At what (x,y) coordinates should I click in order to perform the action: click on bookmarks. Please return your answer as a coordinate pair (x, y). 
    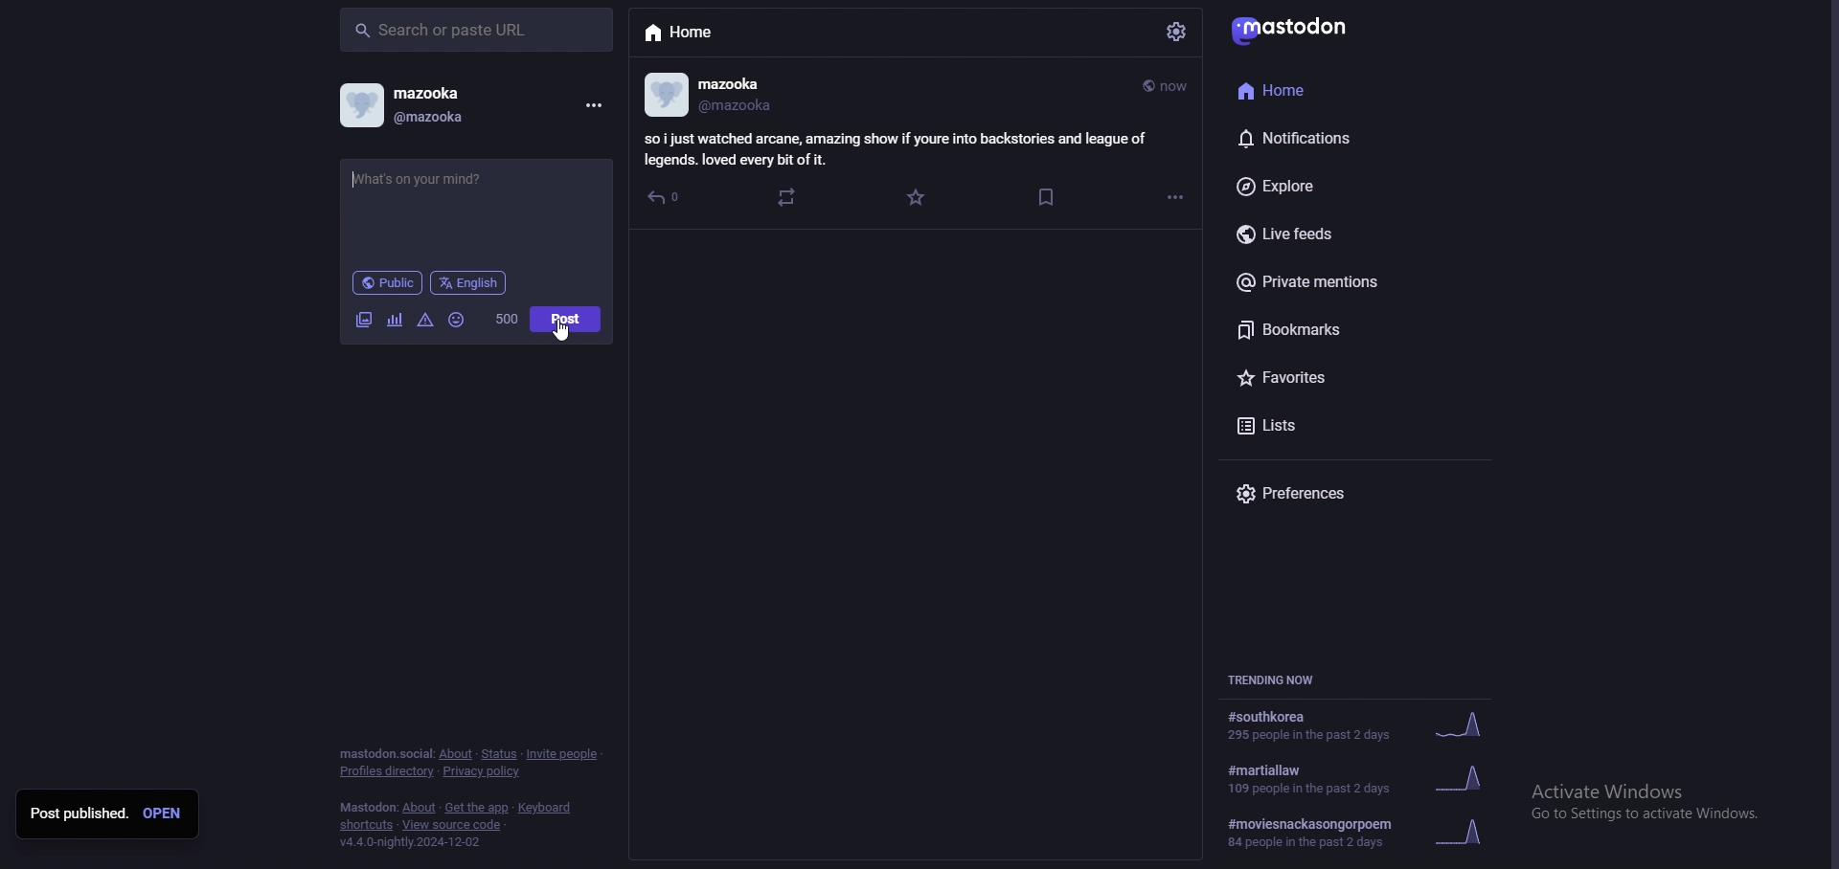
    Looking at the image, I should click on (1320, 332).